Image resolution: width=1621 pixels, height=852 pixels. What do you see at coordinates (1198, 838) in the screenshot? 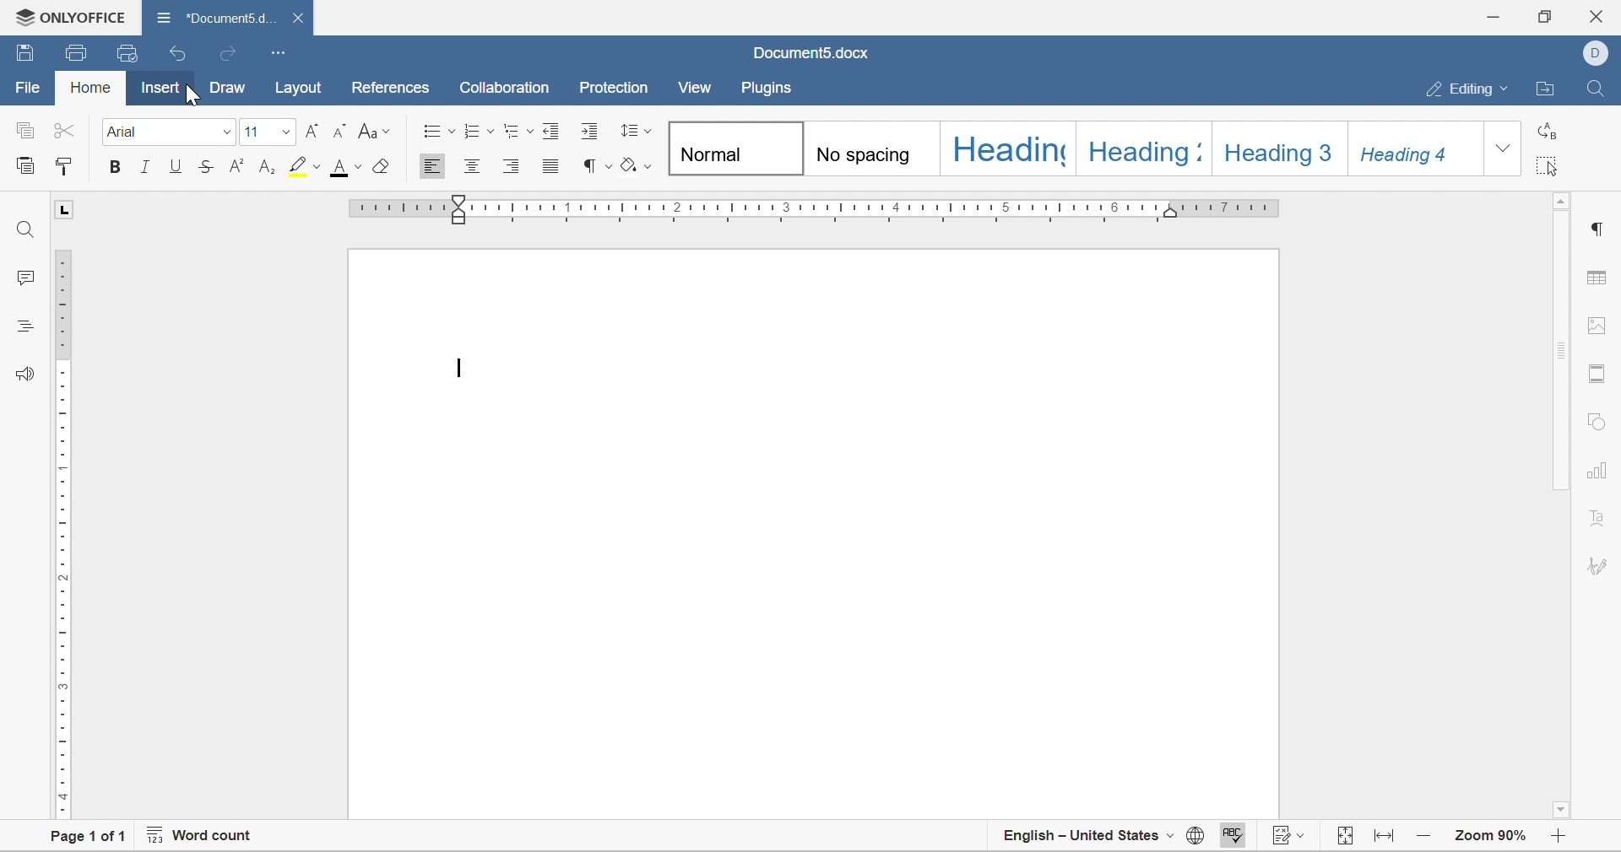
I see `set document language` at bounding box center [1198, 838].